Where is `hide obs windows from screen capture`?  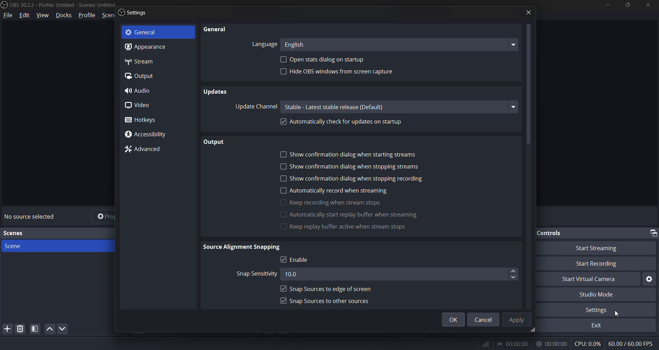
hide obs windows from screen capture is located at coordinates (342, 72).